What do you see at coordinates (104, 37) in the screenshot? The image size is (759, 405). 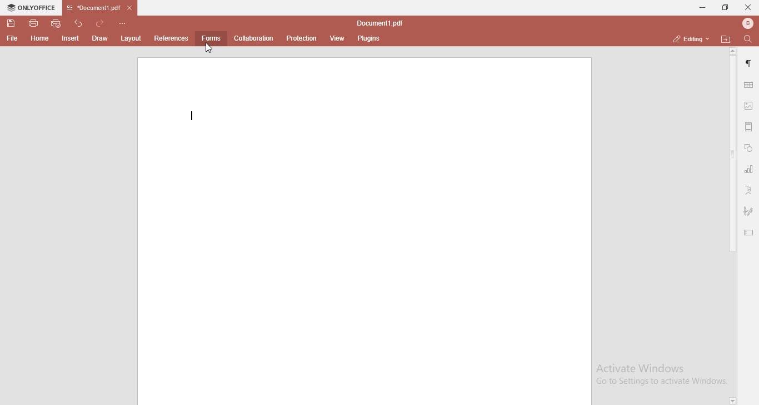 I see `draw` at bounding box center [104, 37].